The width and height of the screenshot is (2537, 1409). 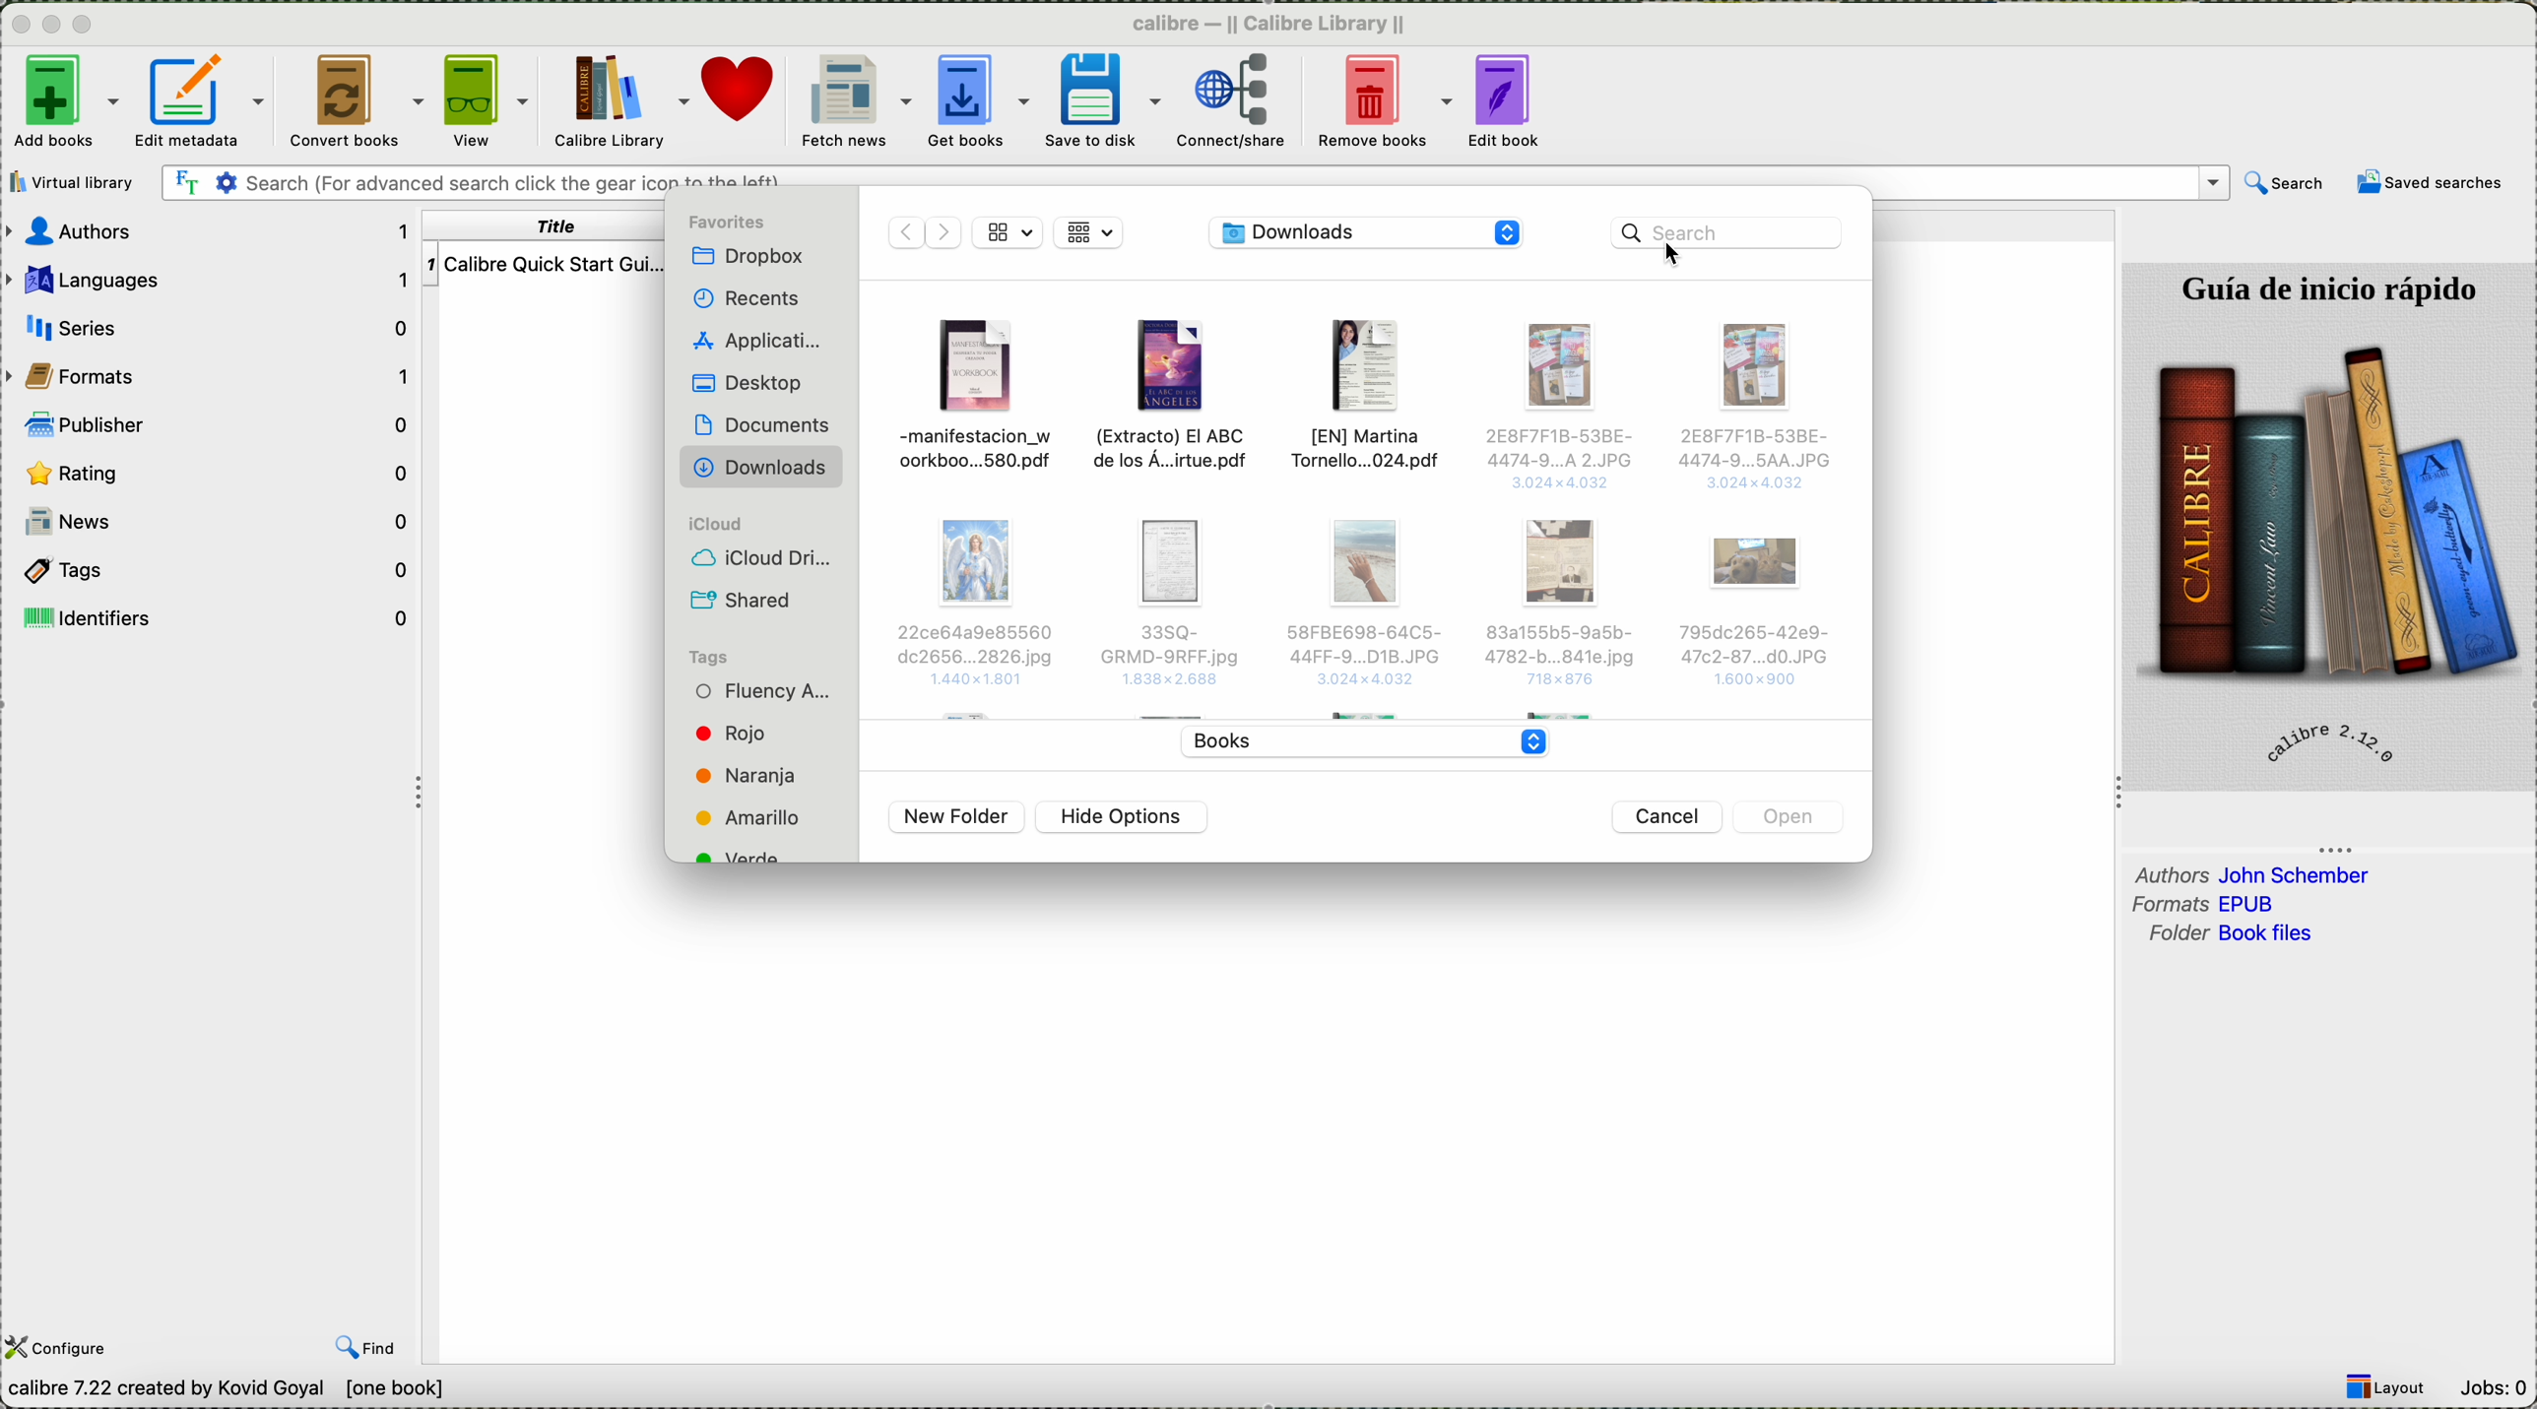 What do you see at coordinates (1503, 99) in the screenshot?
I see `edit book` at bounding box center [1503, 99].